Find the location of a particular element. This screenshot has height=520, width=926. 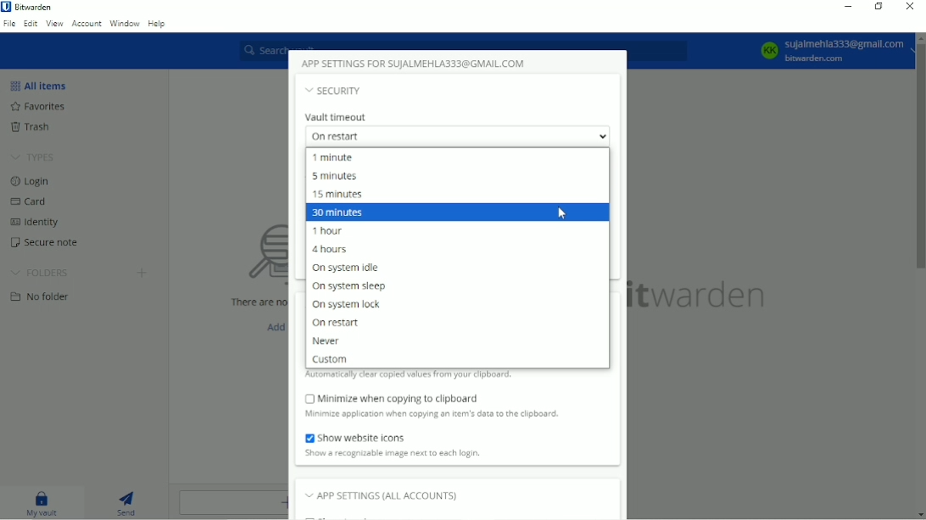

4 hours is located at coordinates (330, 249).